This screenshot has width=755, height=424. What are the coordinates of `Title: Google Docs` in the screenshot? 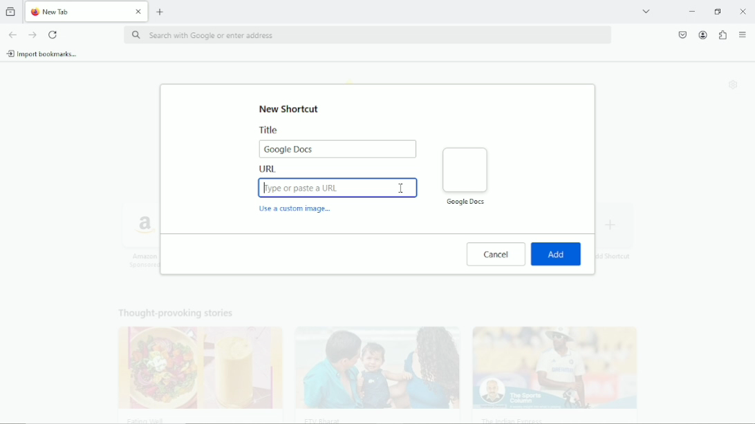 It's located at (337, 142).